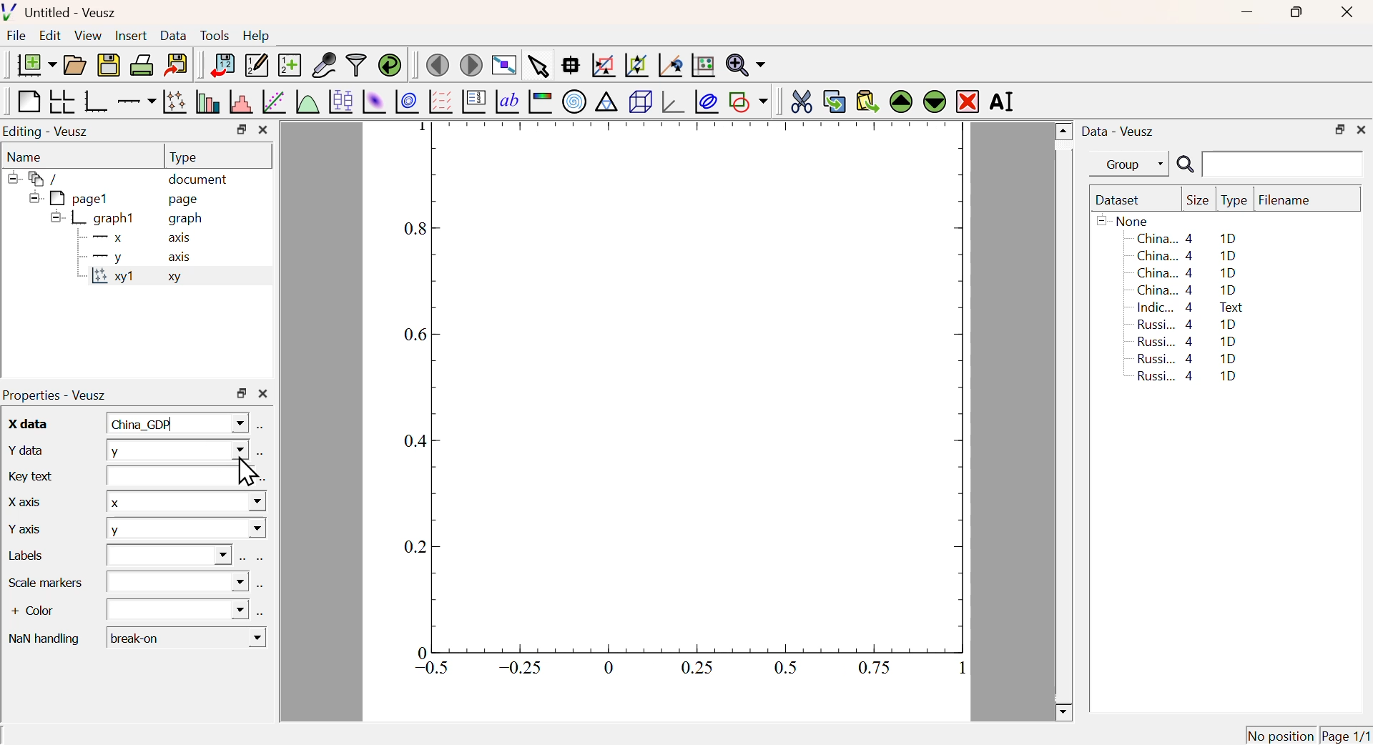  What do you see at coordinates (390, 64) in the screenshot?
I see `Reload linked dataset` at bounding box center [390, 64].